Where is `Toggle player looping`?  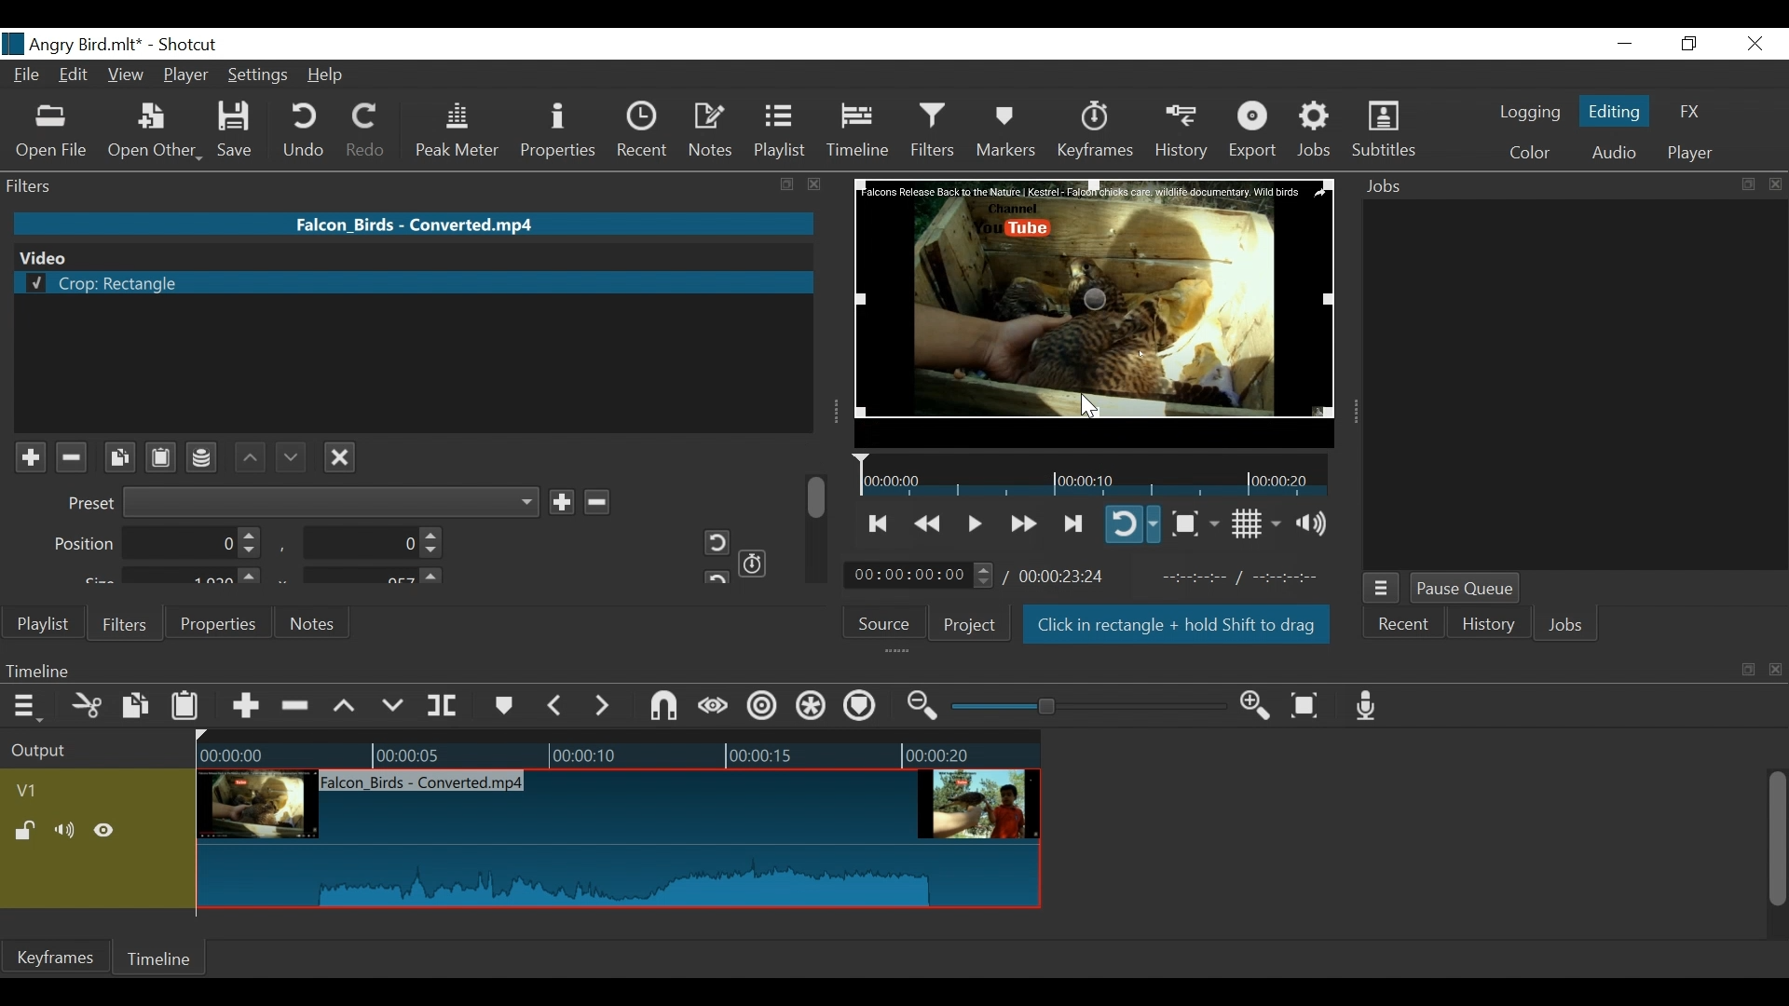 Toggle player looping is located at coordinates (1132, 523).